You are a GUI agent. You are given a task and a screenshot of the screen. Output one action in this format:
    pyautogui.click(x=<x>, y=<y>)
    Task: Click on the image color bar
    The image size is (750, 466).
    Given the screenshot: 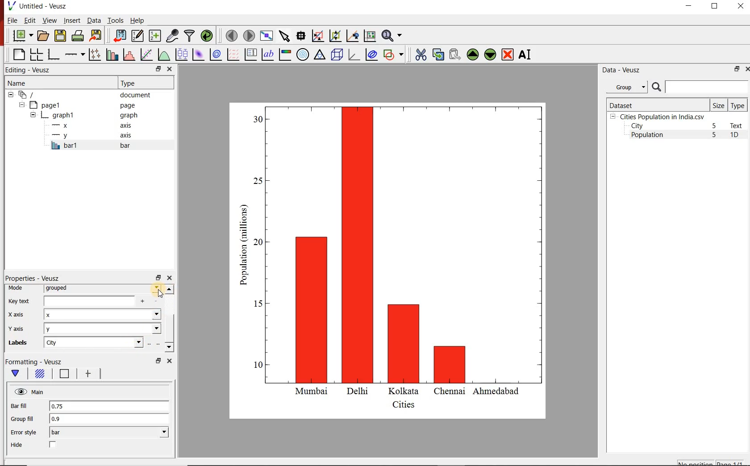 What is the action you would take?
    pyautogui.click(x=285, y=54)
    